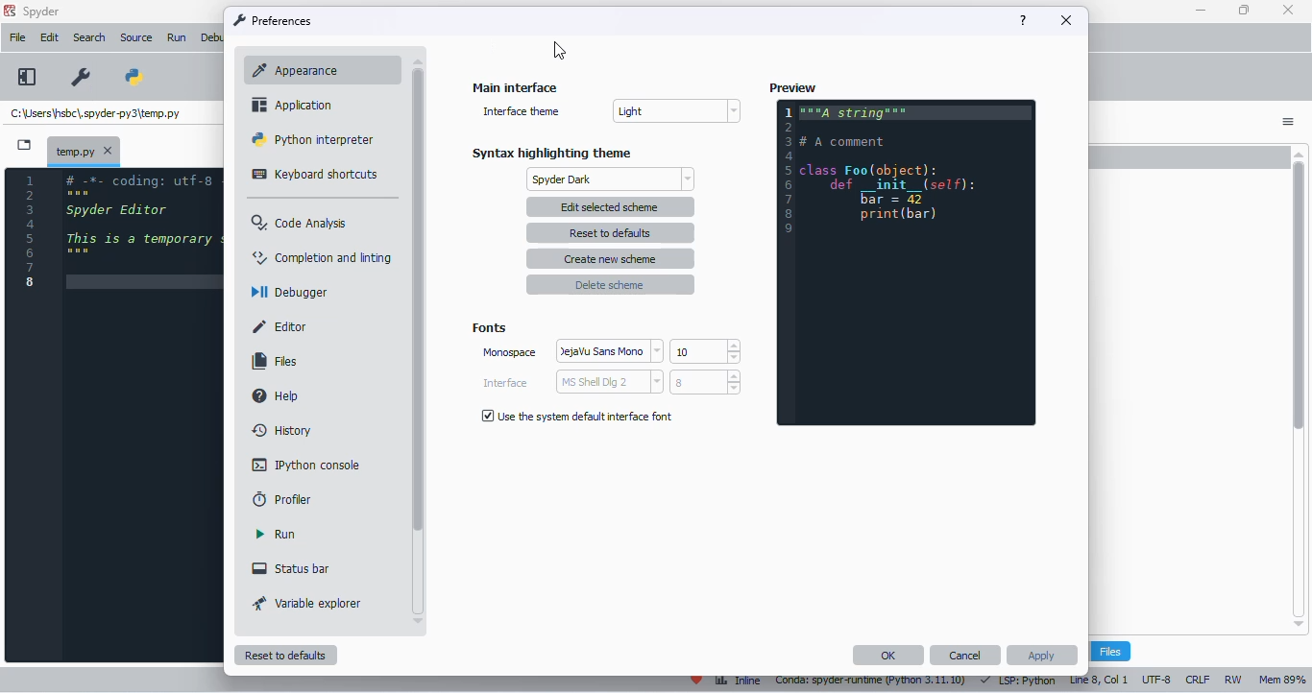 This screenshot has height=693, width=1312. What do you see at coordinates (611, 207) in the screenshot?
I see `edit selected scheme` at bounding box center [611, 207].